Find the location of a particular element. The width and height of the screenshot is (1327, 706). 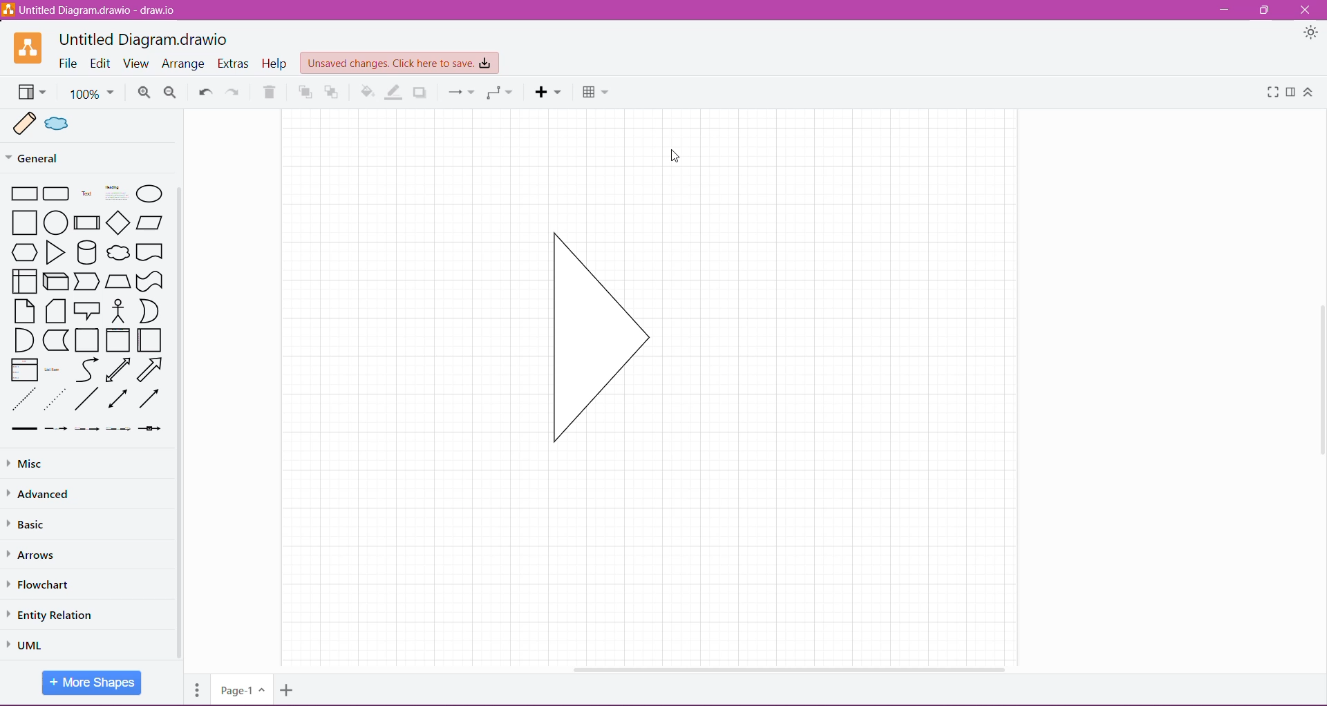

Minimize is located at coordinates (1223, 10).